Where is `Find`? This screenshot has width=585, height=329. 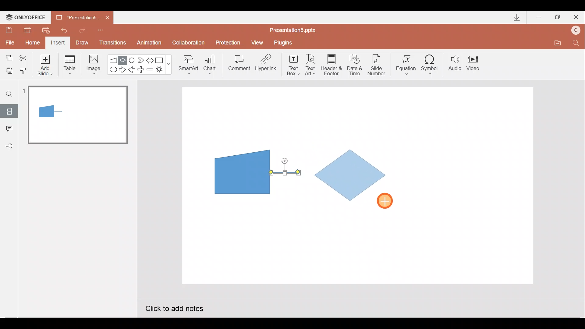
Find is located at coordinates (9, 94).